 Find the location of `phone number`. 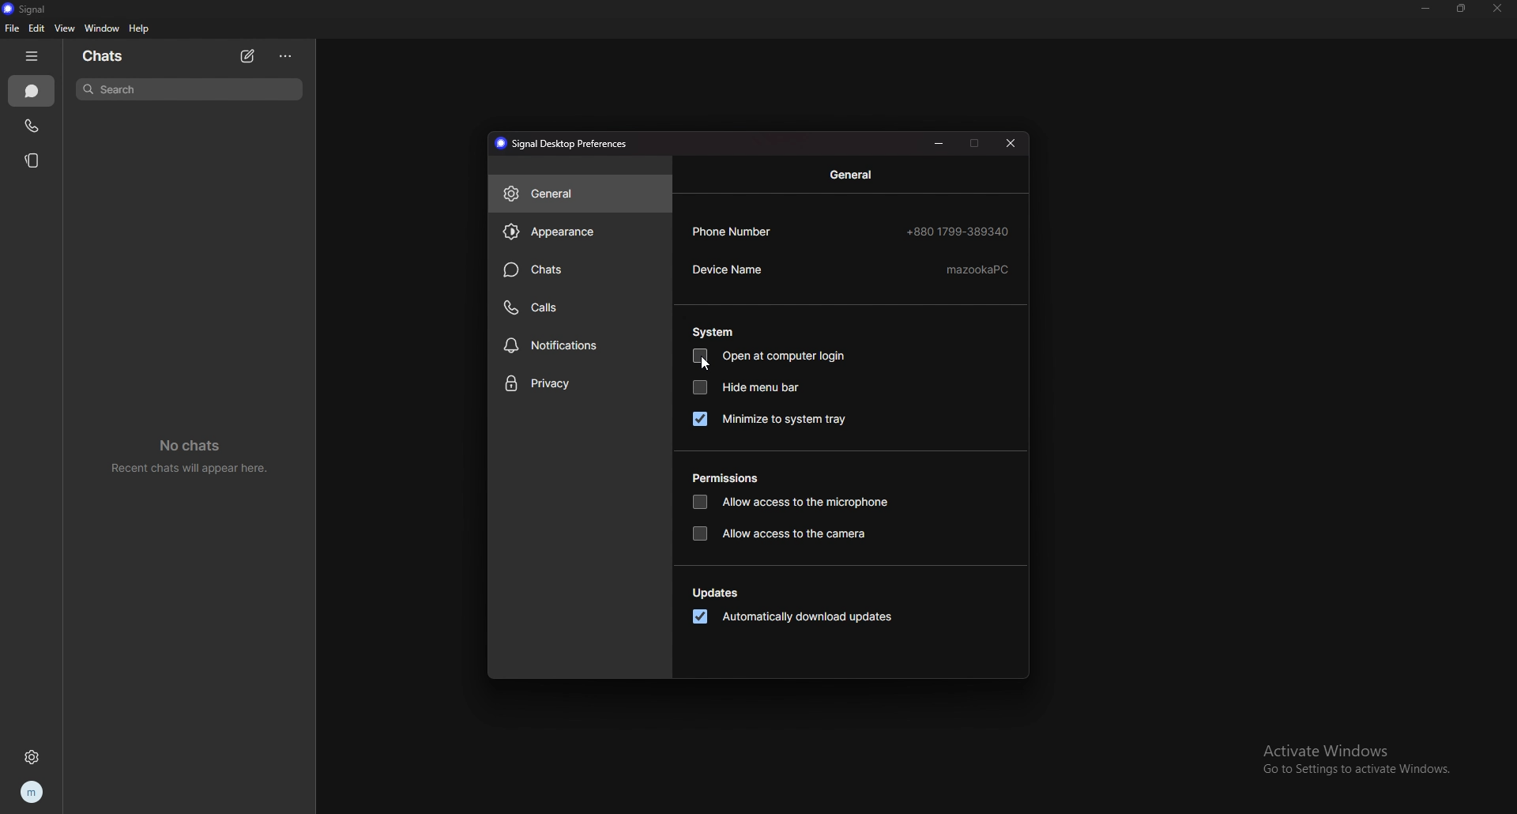

phone number is located at coordinates (852, 231).